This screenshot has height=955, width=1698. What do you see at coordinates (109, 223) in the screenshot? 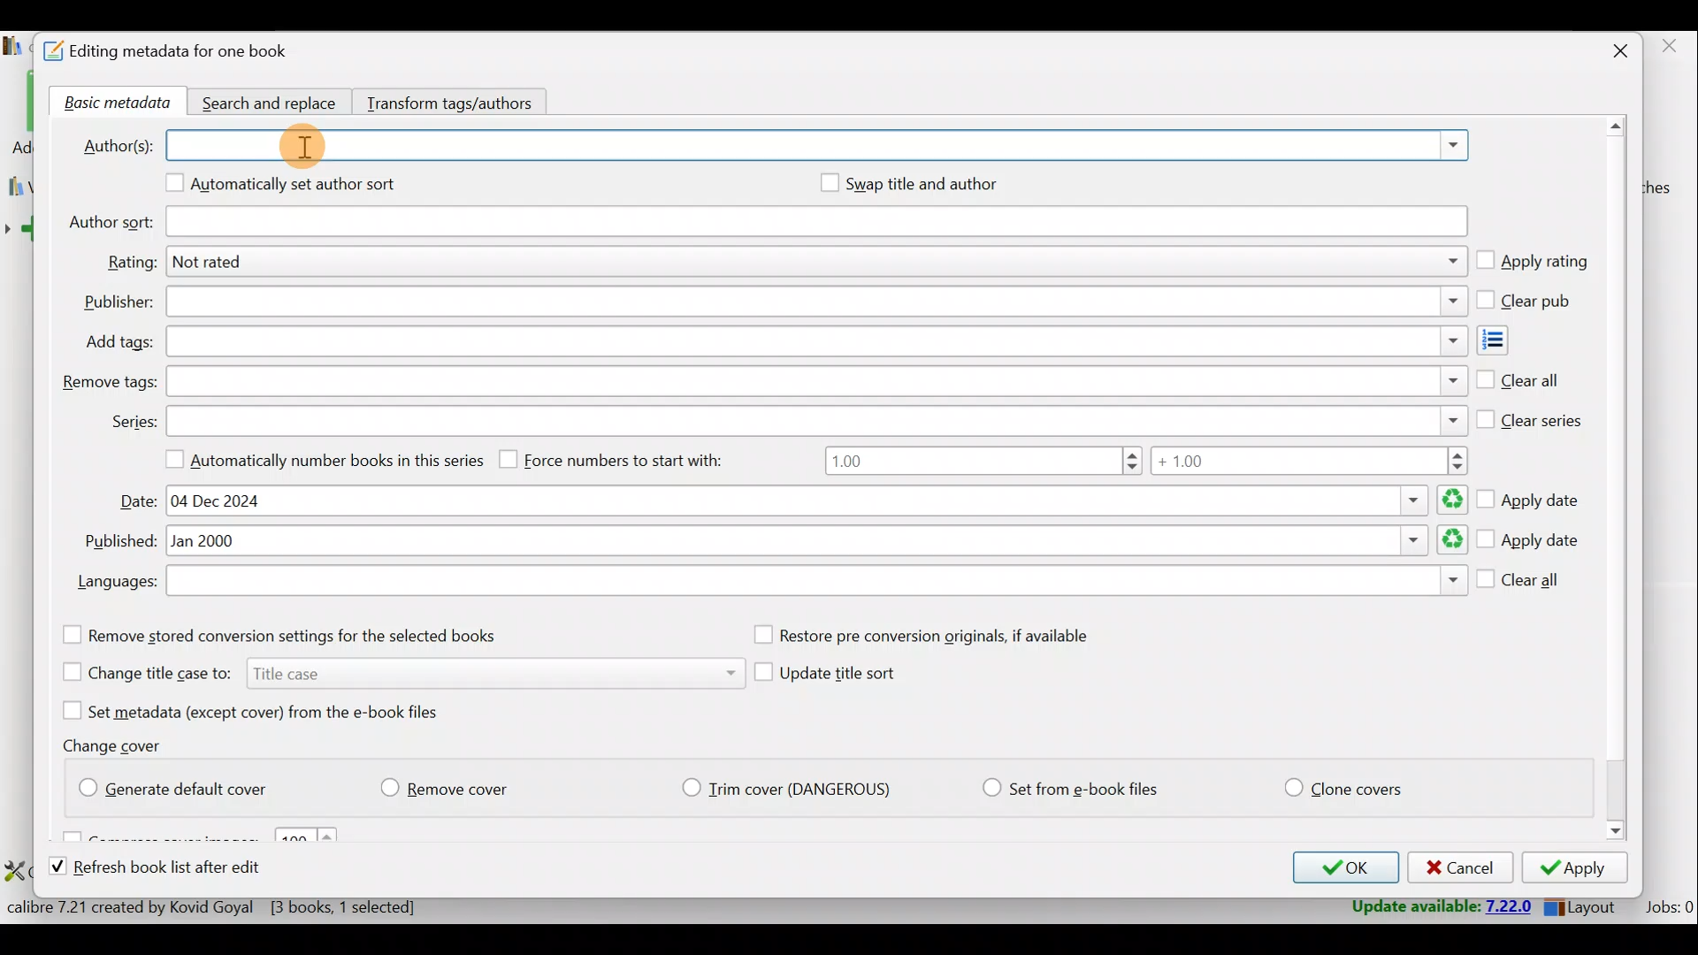
I see `Author sort:` at bounding box center [109, 223].